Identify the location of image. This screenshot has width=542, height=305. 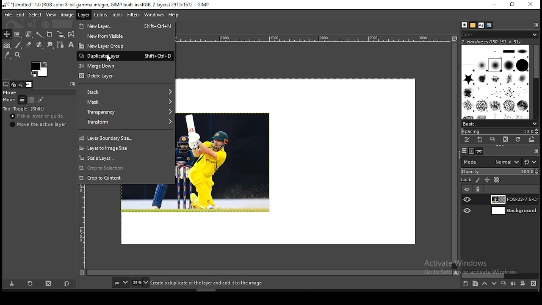
(67, 14).